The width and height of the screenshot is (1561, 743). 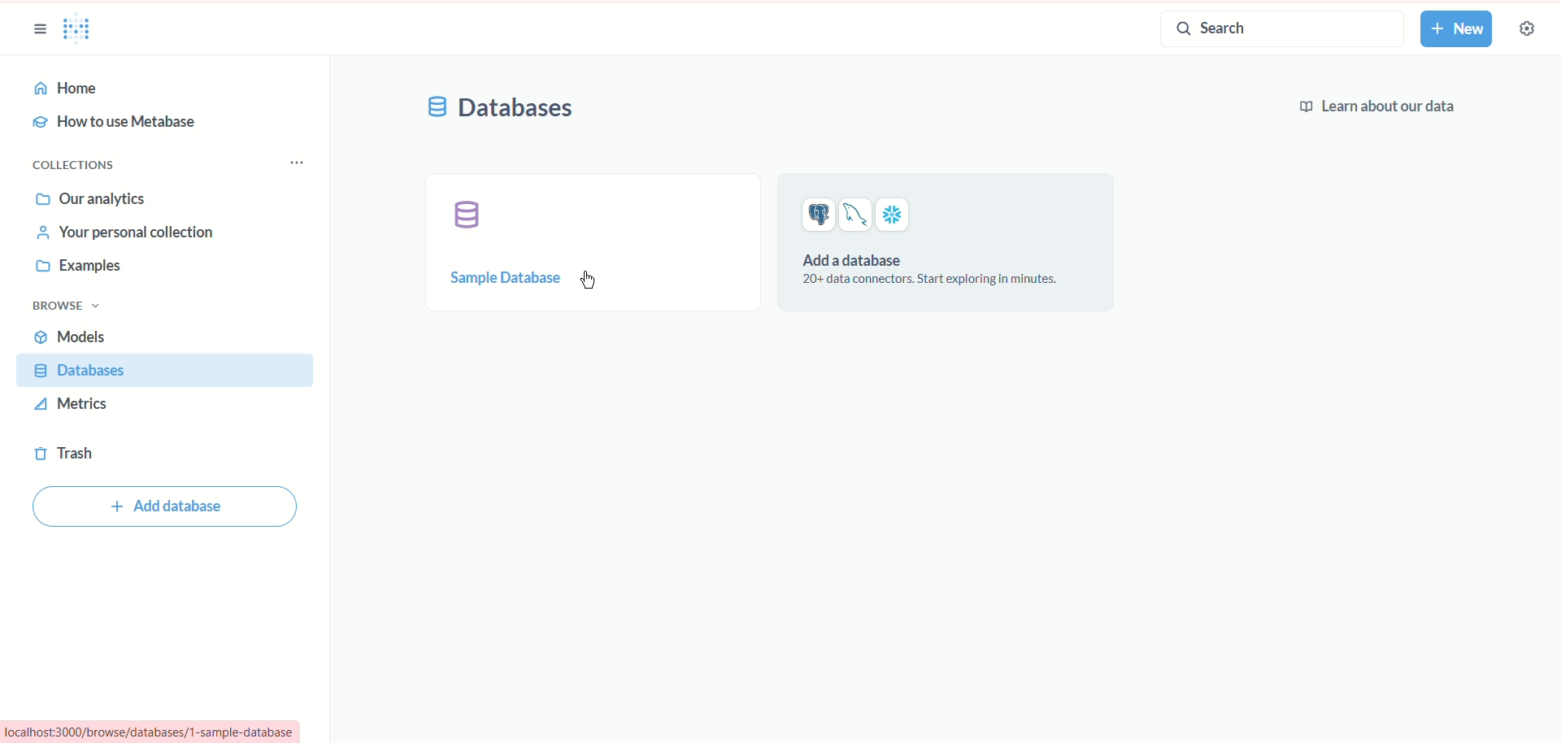 What do you see at coordinates (164, 370) in the screenshot?
I see `database` at bounding box center [164, 370].